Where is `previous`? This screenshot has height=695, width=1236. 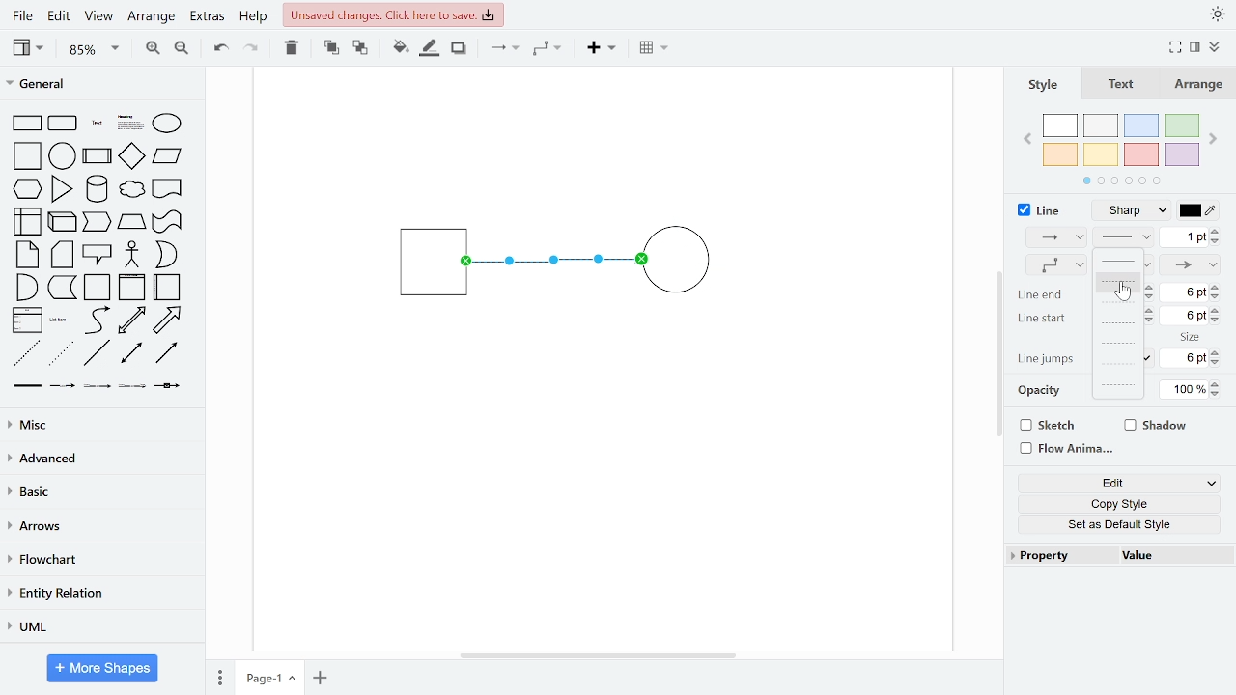 previous is located at coordinates (1029, 141).